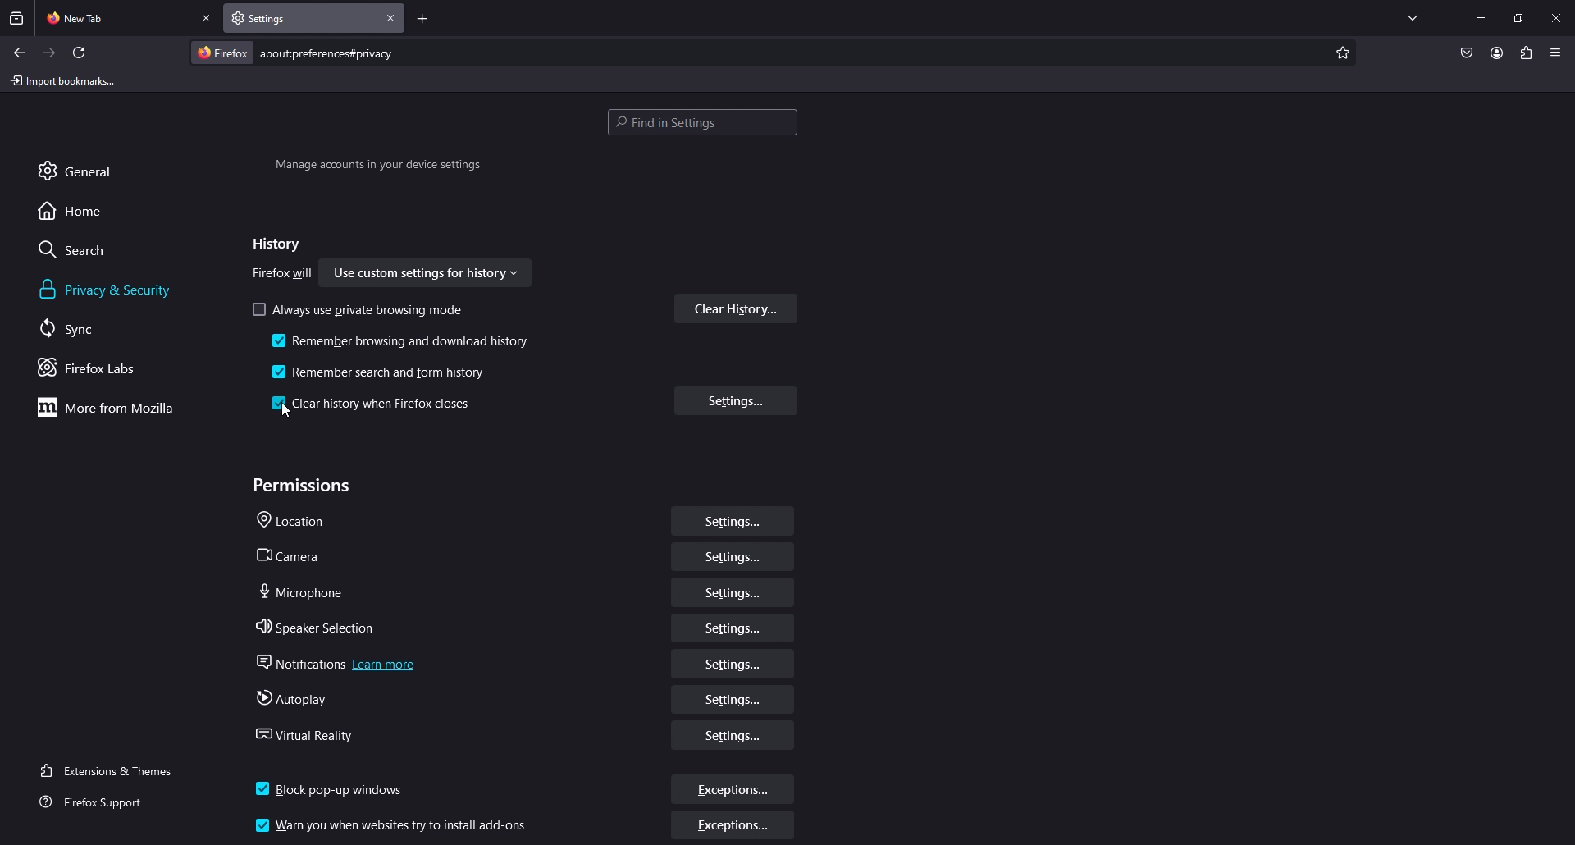 The width and height of the screenshot is (1575, 845). What do you see at coordinates (85, 328) in the screenshot?
I see `sync` at bounding box center [85, 328].